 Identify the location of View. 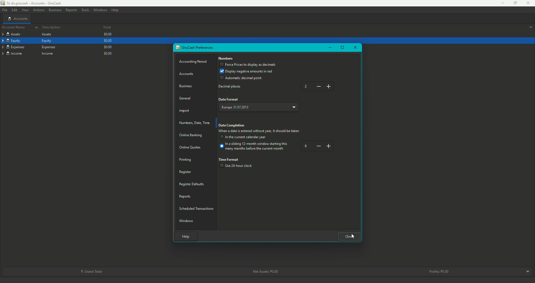
(25, 10).